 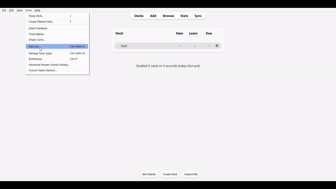 I want to click on Decks, so click(x=138, y=16).